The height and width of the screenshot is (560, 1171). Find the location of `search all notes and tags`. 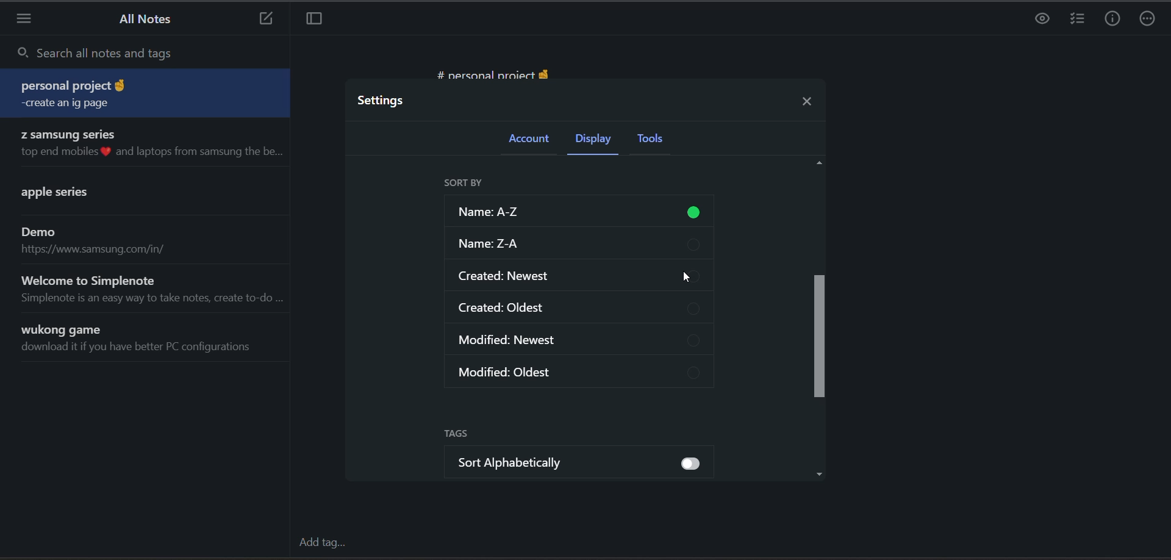

search all notes and tags is located at coordinates (151, 56).